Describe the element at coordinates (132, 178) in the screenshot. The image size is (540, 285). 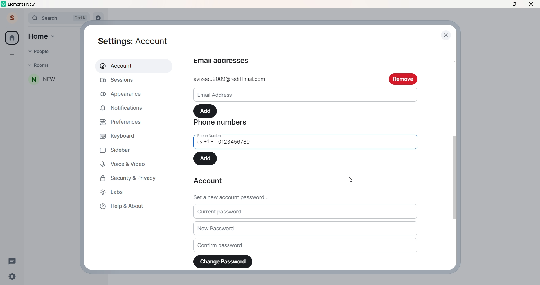
I see `Security and Privacy` at that location.